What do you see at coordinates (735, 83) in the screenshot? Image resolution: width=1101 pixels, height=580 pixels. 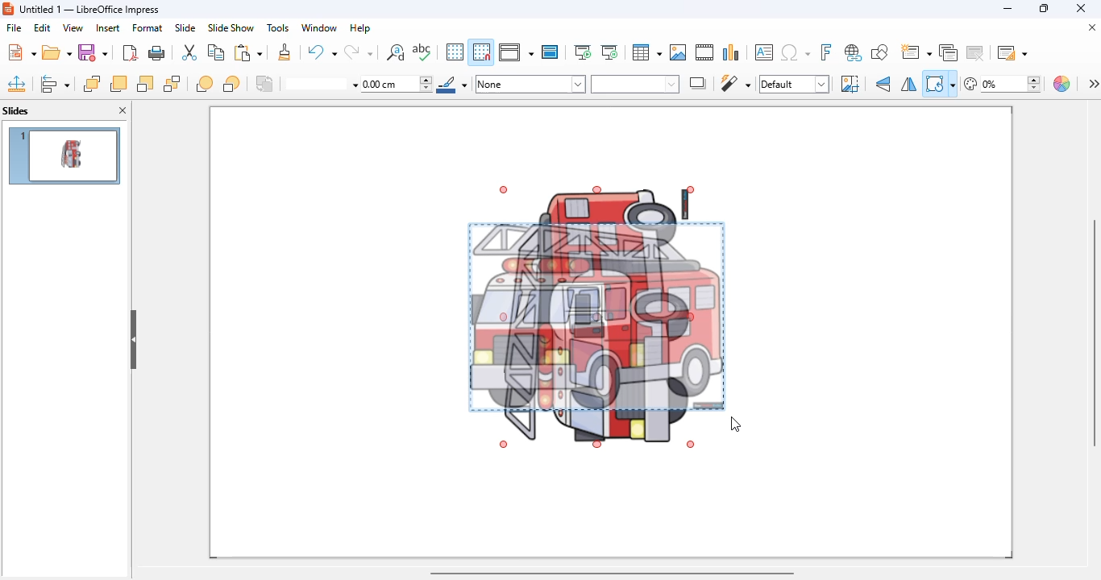 I see `filter` at bounding box center [735, 83].